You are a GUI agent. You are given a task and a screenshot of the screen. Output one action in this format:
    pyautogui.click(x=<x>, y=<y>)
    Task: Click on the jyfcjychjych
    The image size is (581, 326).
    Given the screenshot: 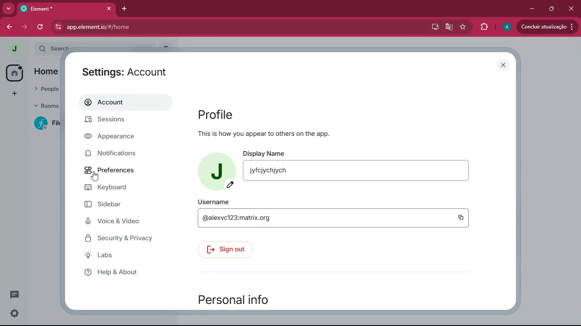 What is the action you would take?
    pyautogui.click(x=356, y=171)
    